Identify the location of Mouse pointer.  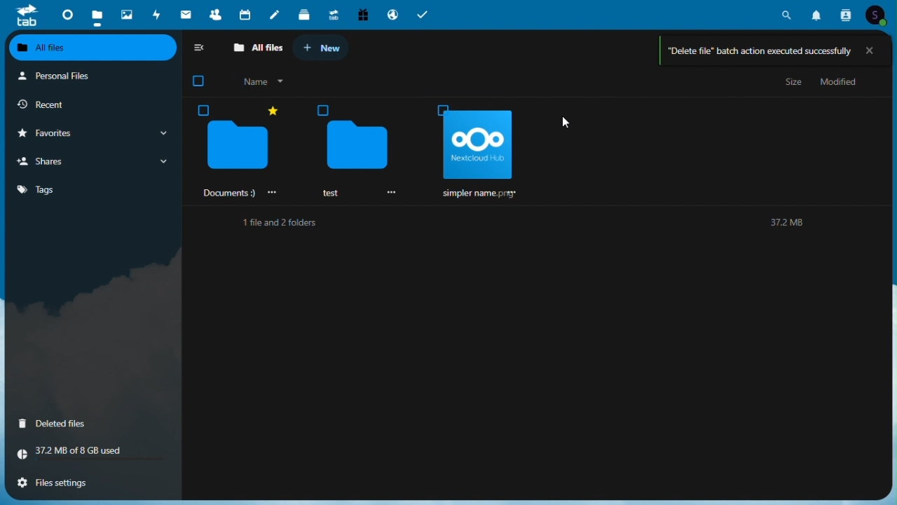
(569, 123).